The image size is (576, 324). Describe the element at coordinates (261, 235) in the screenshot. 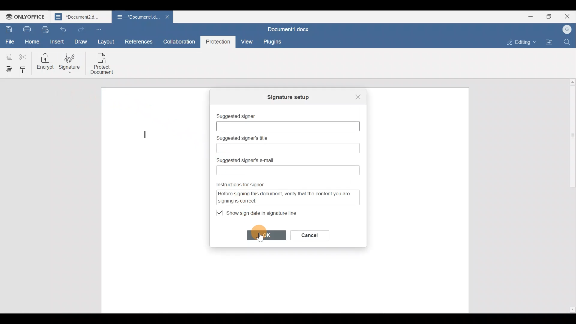

I see `Cursor on OK` at that location.